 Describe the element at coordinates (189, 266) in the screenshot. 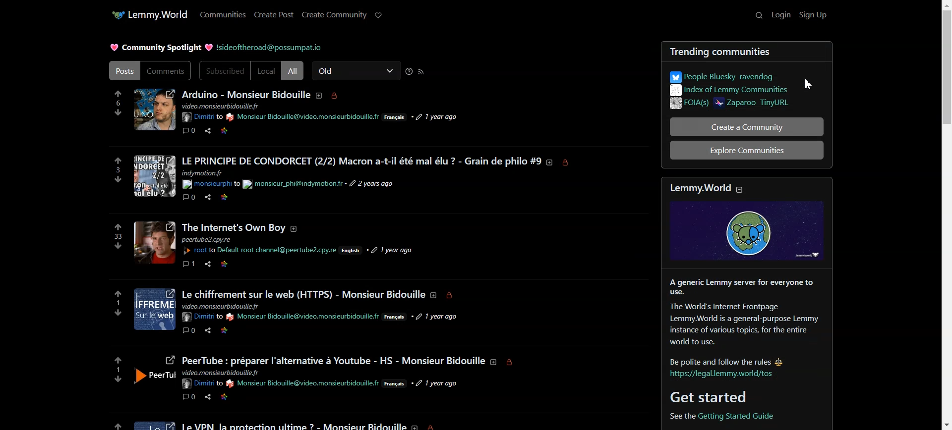

I see `comment` at that location.